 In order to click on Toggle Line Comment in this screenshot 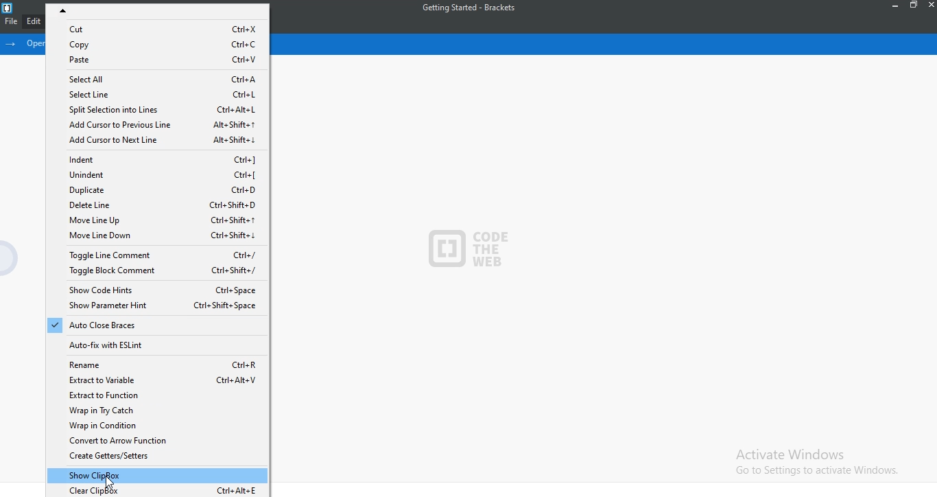, I will do `click(156, 255)`.